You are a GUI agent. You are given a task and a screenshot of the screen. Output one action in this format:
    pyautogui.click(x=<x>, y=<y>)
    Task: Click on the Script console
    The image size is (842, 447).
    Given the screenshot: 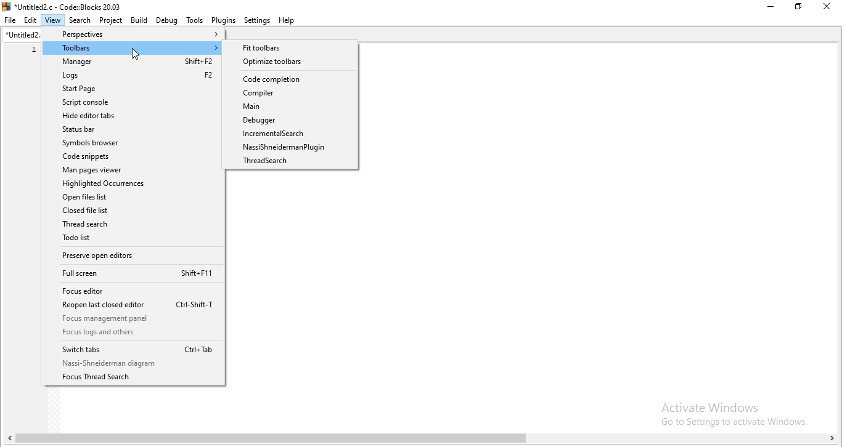 What is the action you would take?
    pyautogui.click(x=128, y=102)
    